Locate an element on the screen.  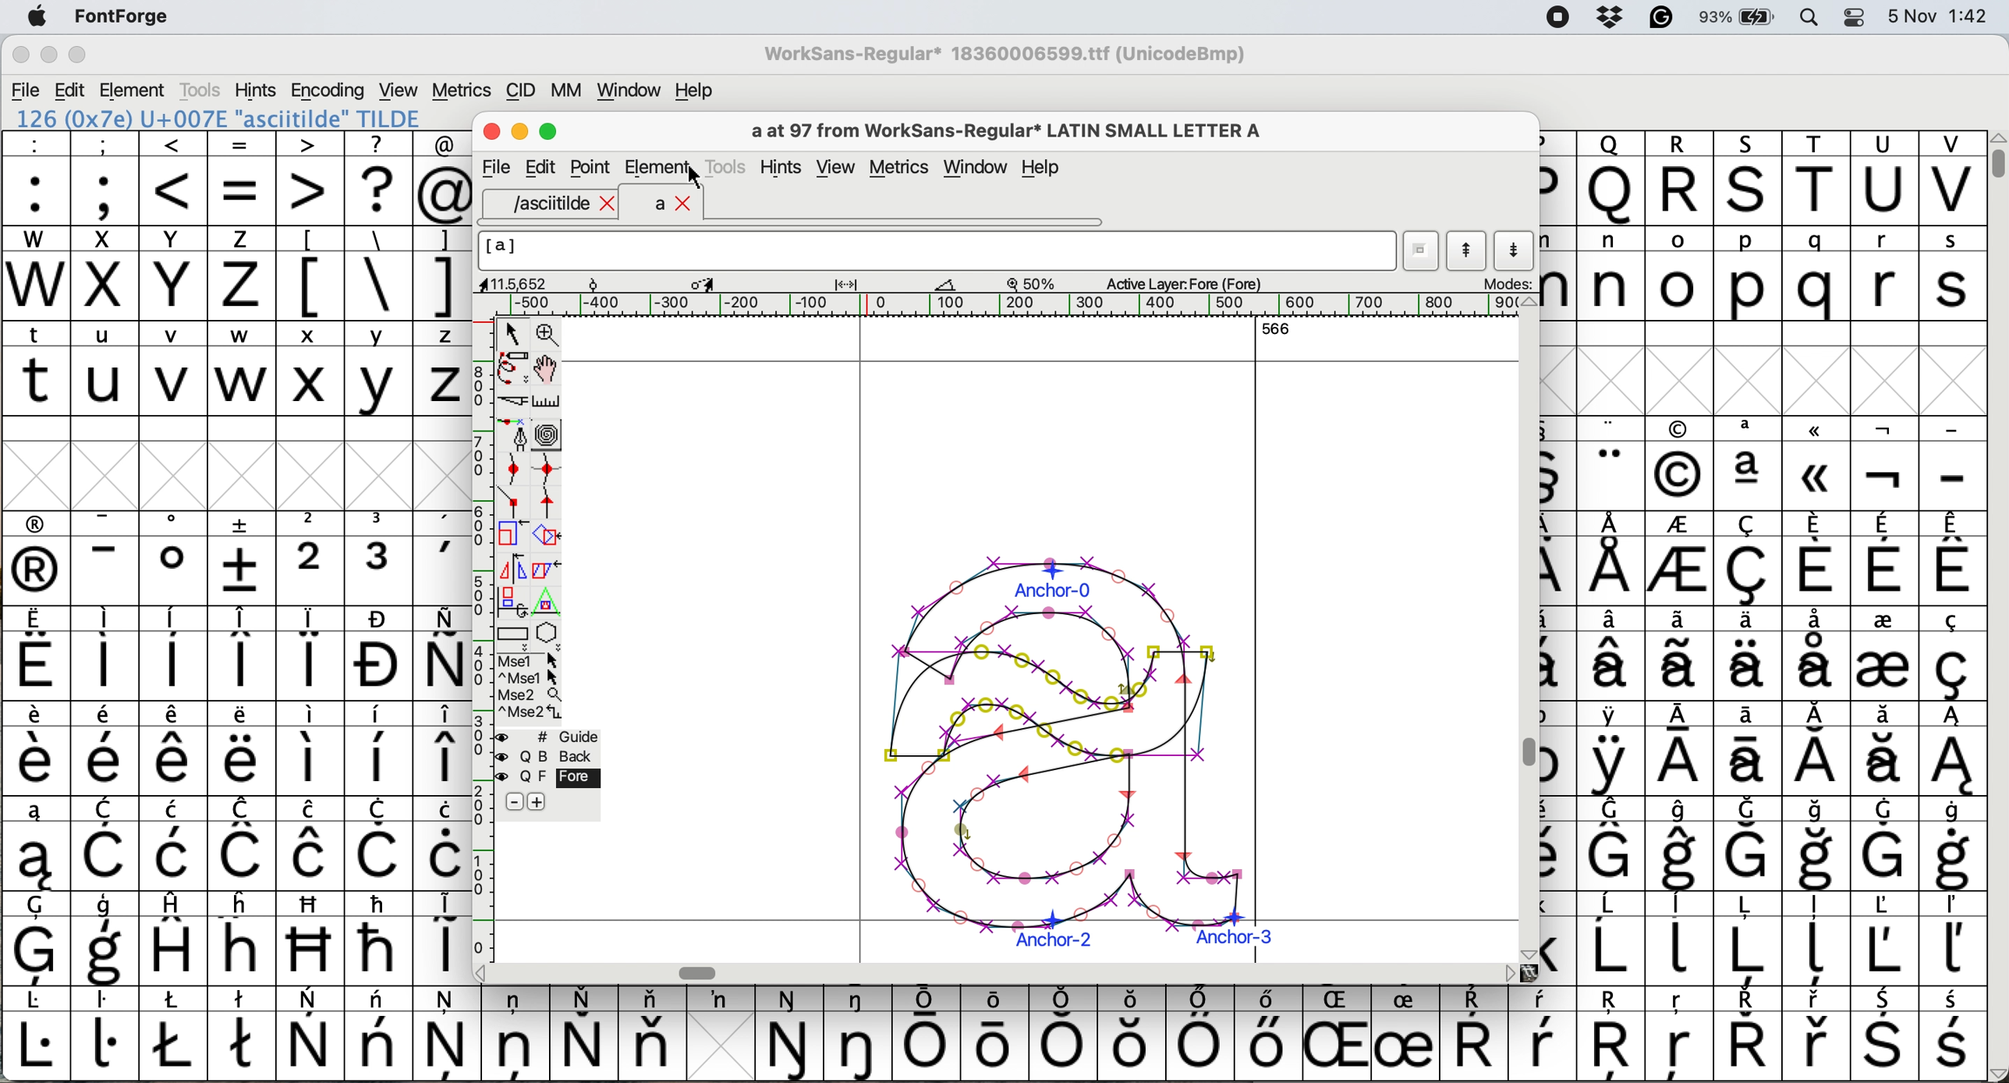
show previous letter is located at coordinates (1467, 250).